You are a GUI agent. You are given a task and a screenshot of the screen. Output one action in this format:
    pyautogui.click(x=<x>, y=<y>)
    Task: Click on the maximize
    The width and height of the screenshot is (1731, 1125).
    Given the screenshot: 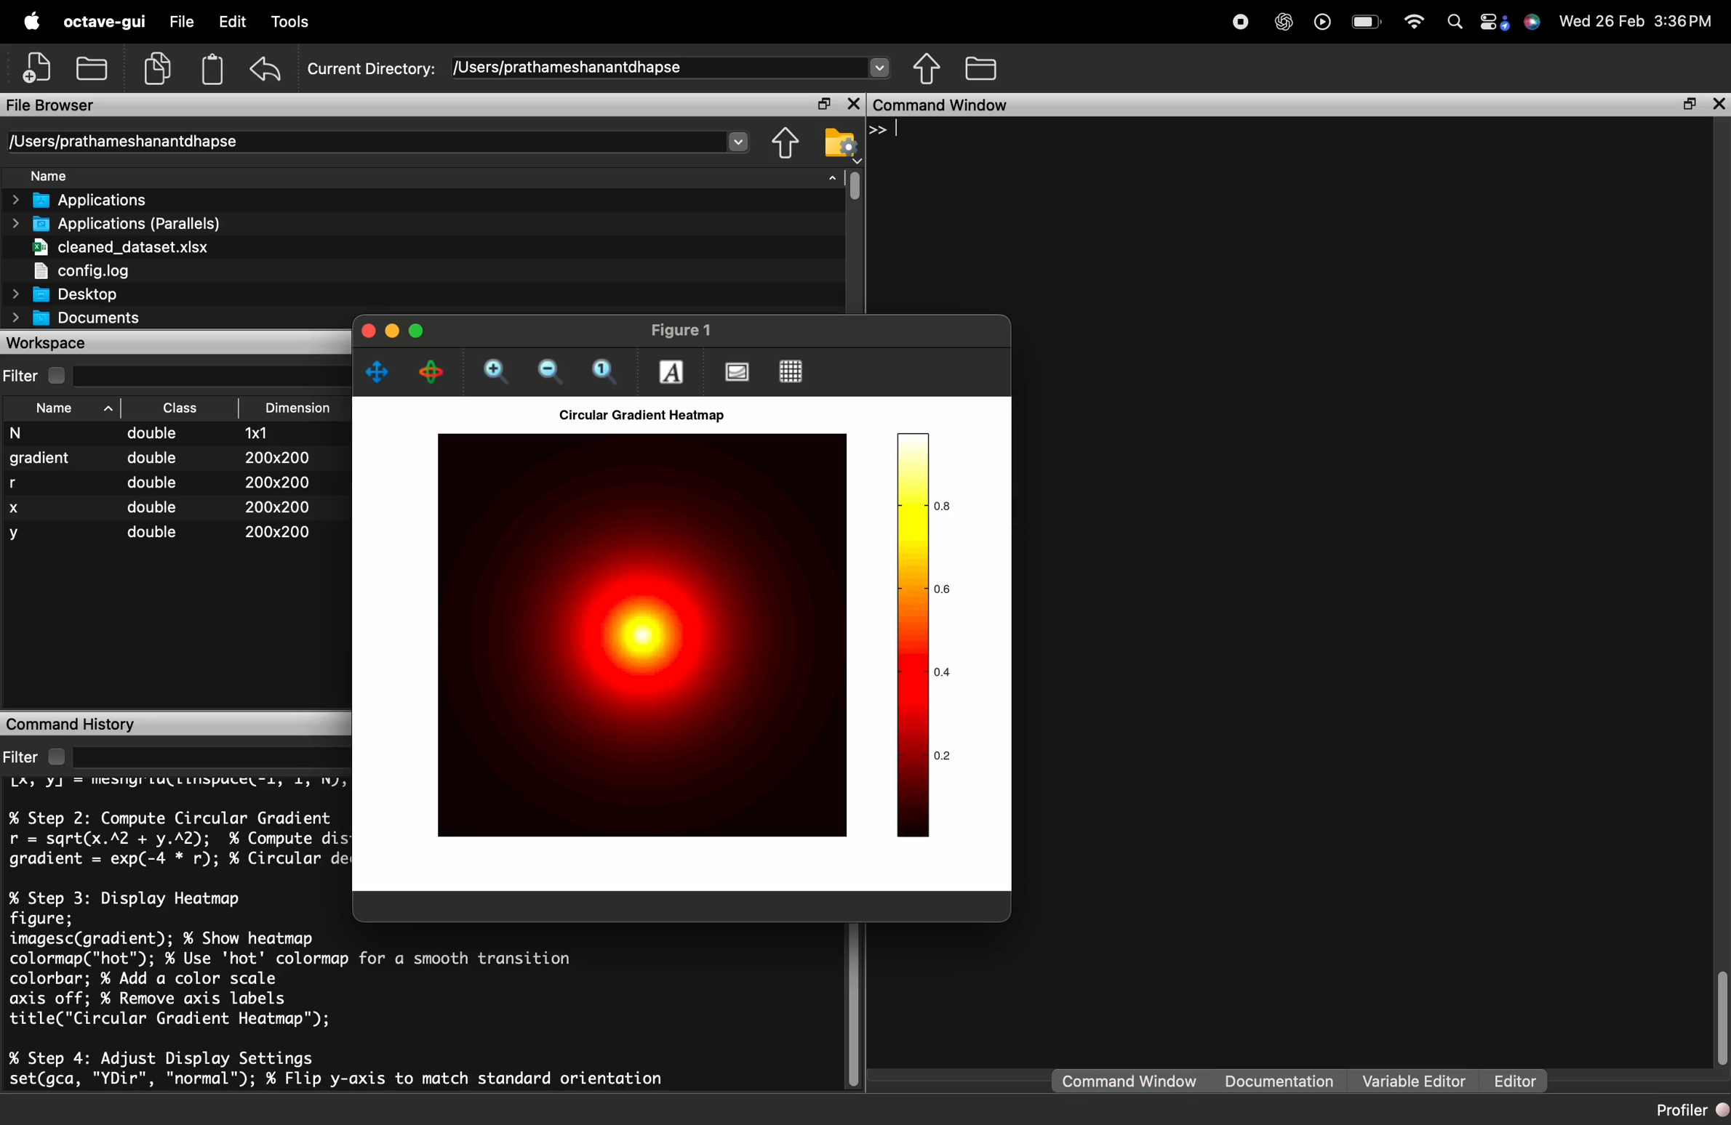 What is the action you would take?
    pyautogui.click(x=419, y=331)
    